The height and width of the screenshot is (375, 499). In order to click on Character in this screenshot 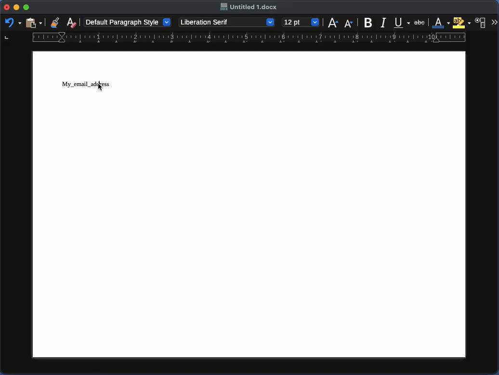, I will do `click(482, 22)`.